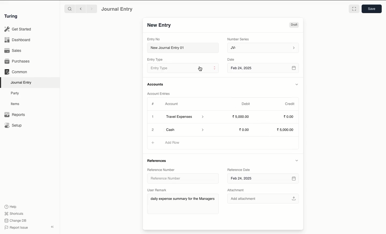 Image resolution: width=386 pixels, height=234 pixels. What do you see at coordinates (15, 115) in the screenshot?
I see `Reports` at bounding box center [15, 115].